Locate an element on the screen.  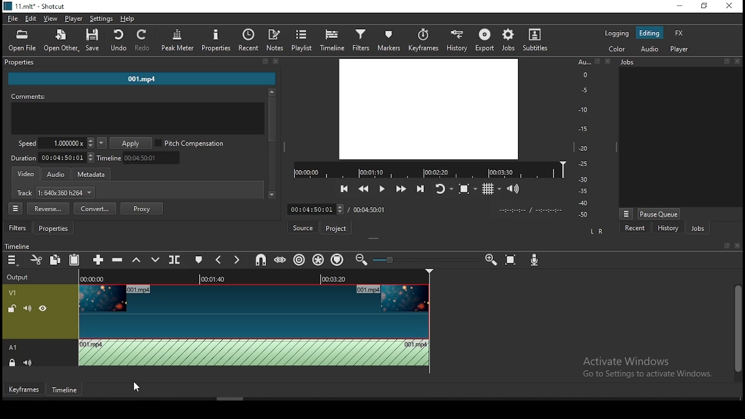
skip to previous point is located at coordinates (343, 188).